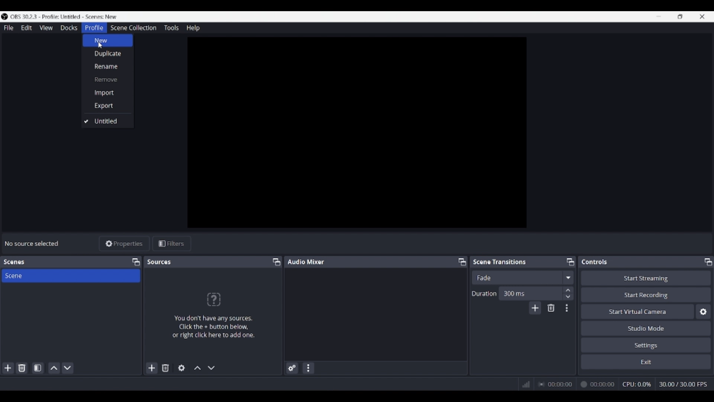  I want to click on Source status, so click(33, 243).